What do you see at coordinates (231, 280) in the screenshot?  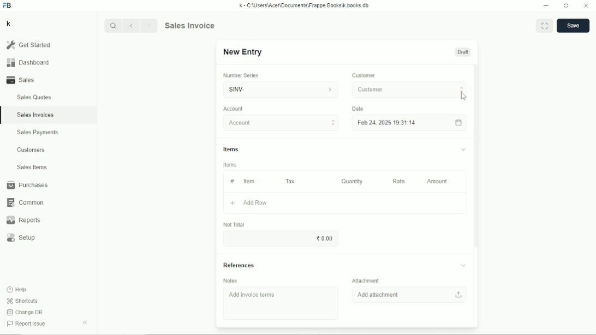 I see `Notes` at bounding box center [231, 280].